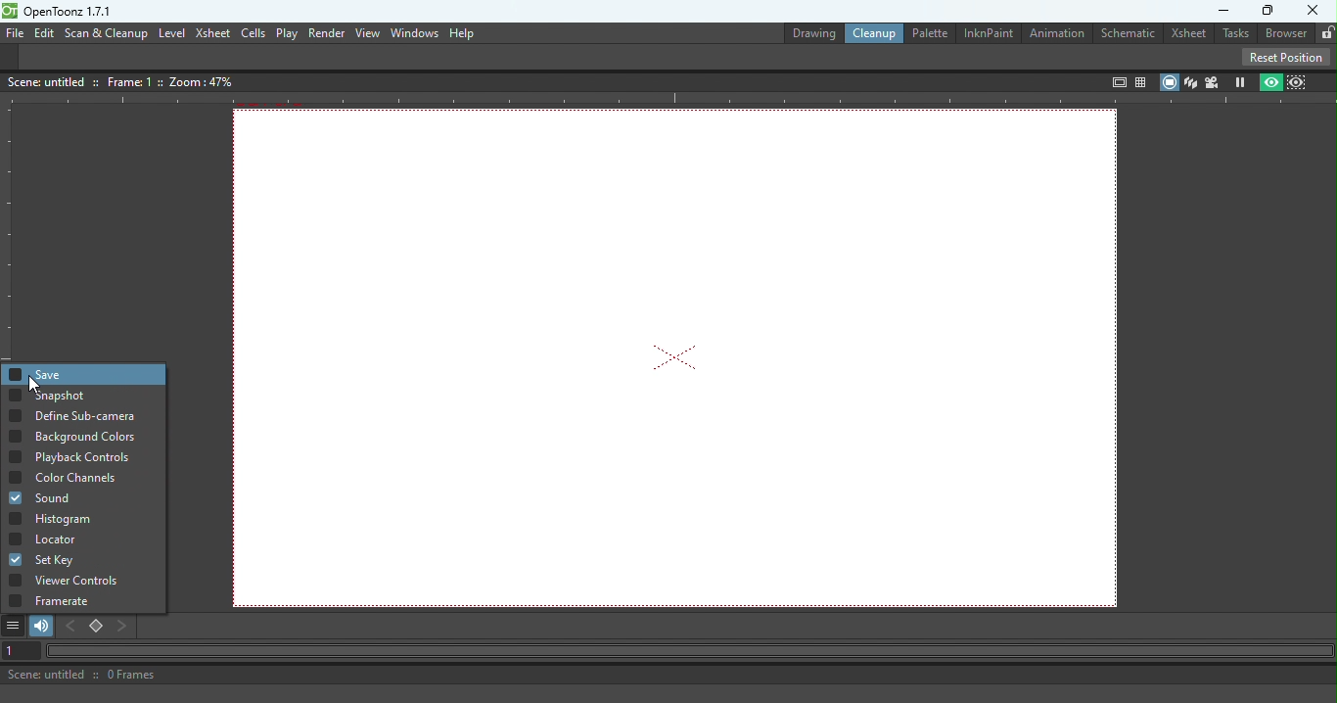 Image resolution: width=1337 pixels, height=703 pixels. I want to click on Window, so click(412, 33).